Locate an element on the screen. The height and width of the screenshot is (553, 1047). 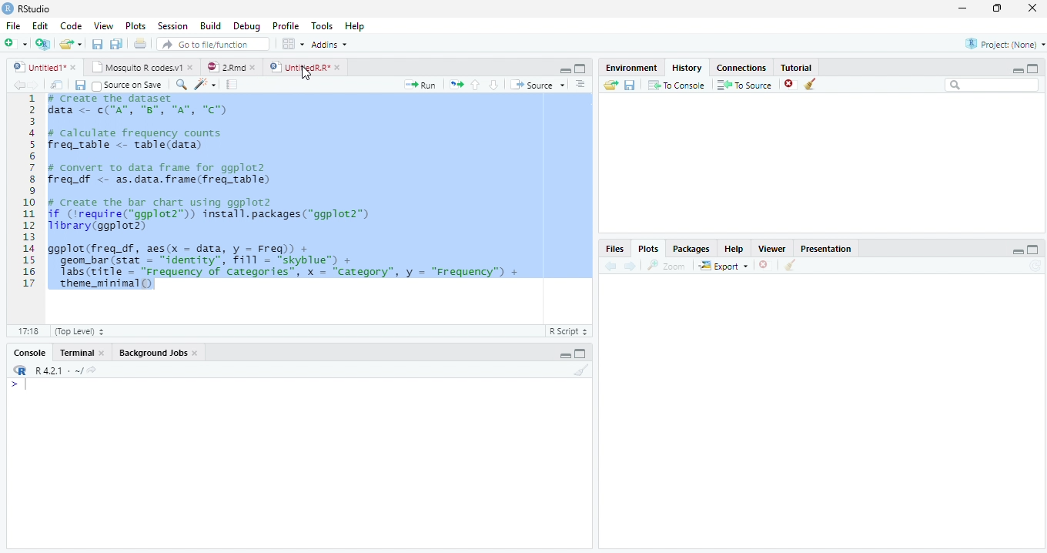
Connections is located at coordinates (740, 68).